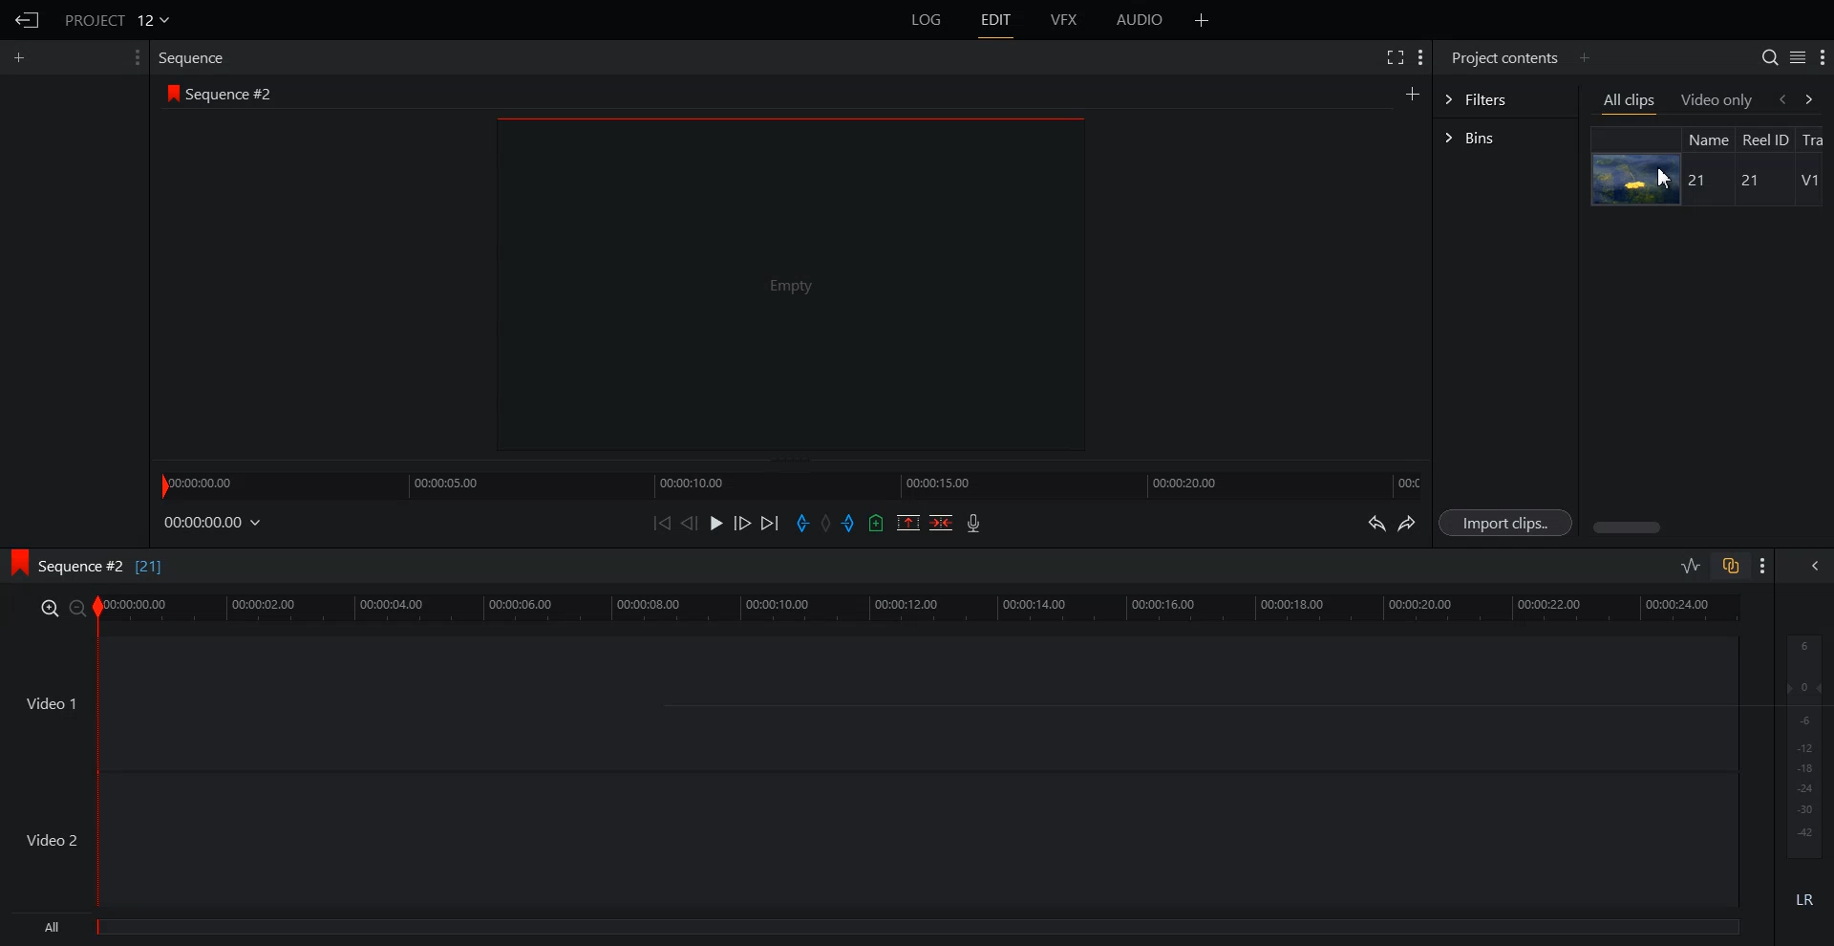  What do you see at coordinates (61, 608) in the screenshot?
I see `Zoom in and Out` at bounding box center [61, 608].